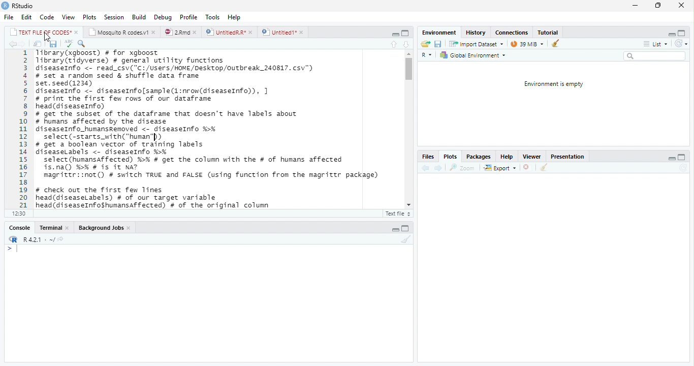 Image resolution: width=694 pixels, height=366 pixels. I want to click on Compile Report, so click(153, 43).